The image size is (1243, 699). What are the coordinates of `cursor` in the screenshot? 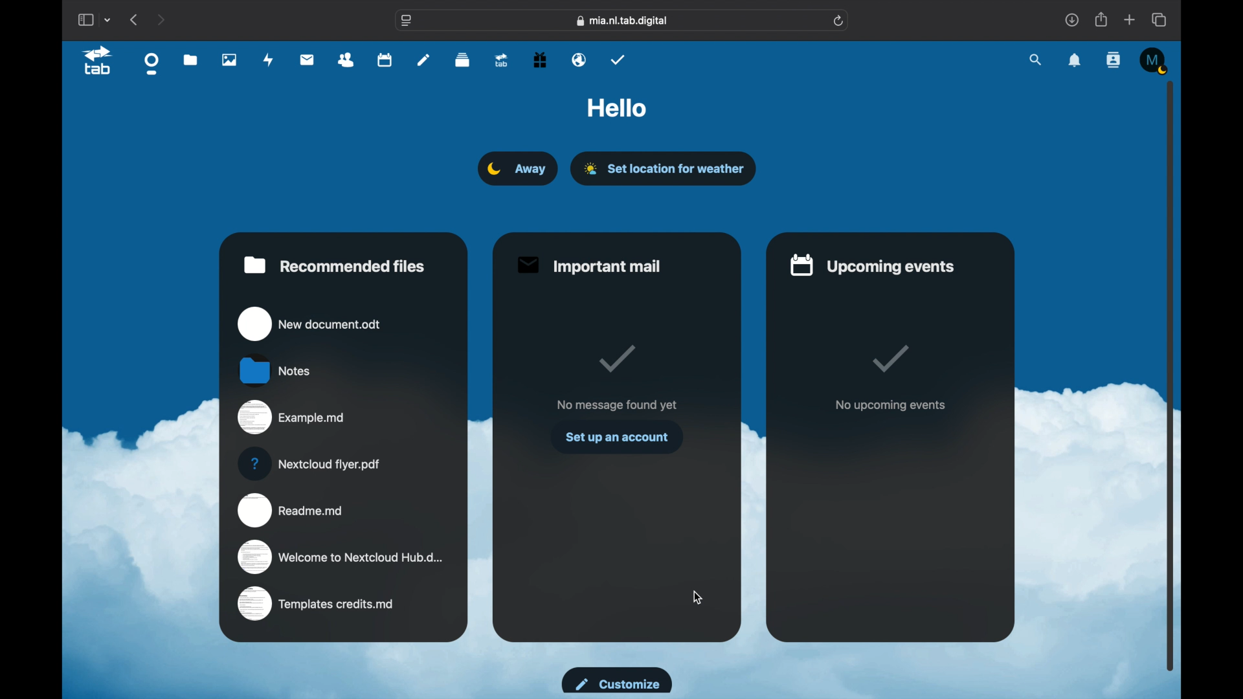 It's located at (698, 597).